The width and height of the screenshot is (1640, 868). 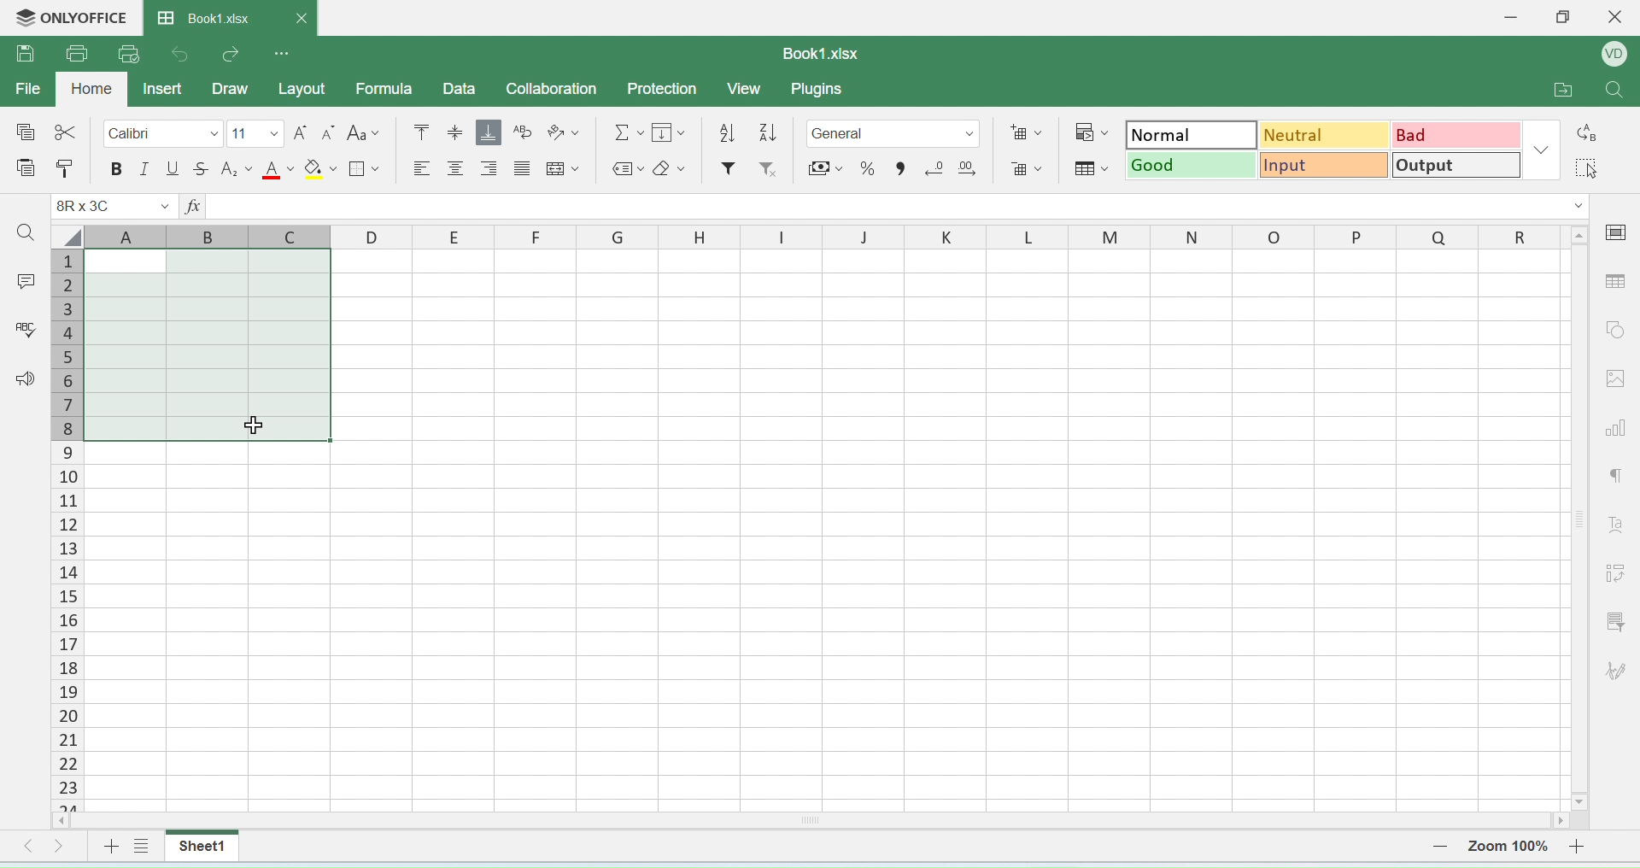 What do you see at coordinates (28, 54) in the screenshot?
I see `save` at bounding box center [28, 54].